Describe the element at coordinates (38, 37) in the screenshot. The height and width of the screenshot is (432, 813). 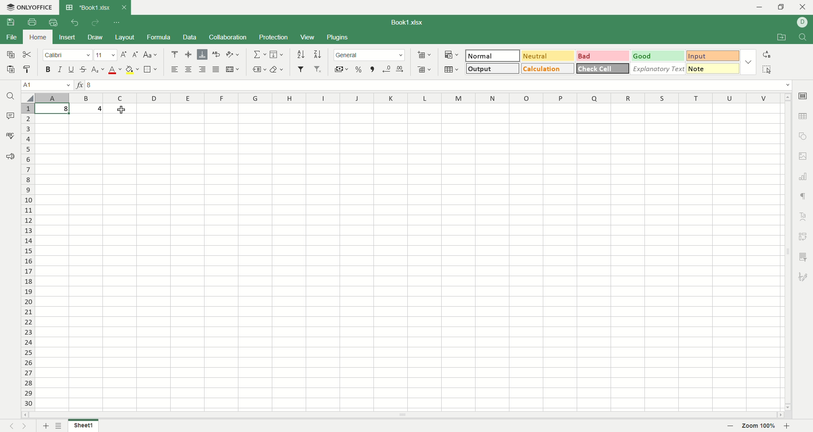
I see `home` at that location.